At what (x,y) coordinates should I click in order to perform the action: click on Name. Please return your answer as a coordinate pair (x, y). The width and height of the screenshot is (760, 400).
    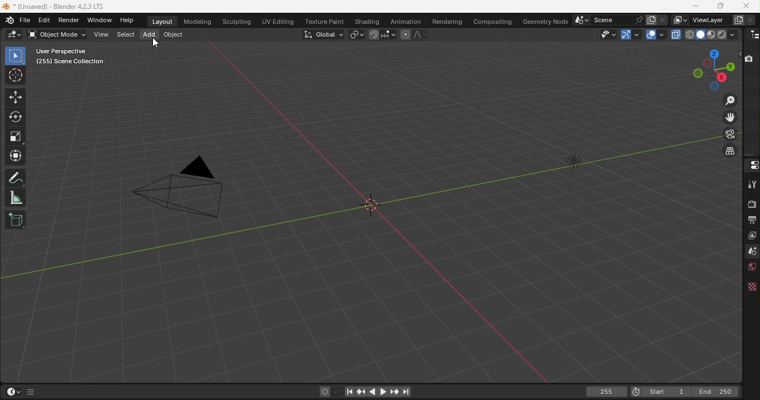
    Looking at the image, I should click on (610, 20).